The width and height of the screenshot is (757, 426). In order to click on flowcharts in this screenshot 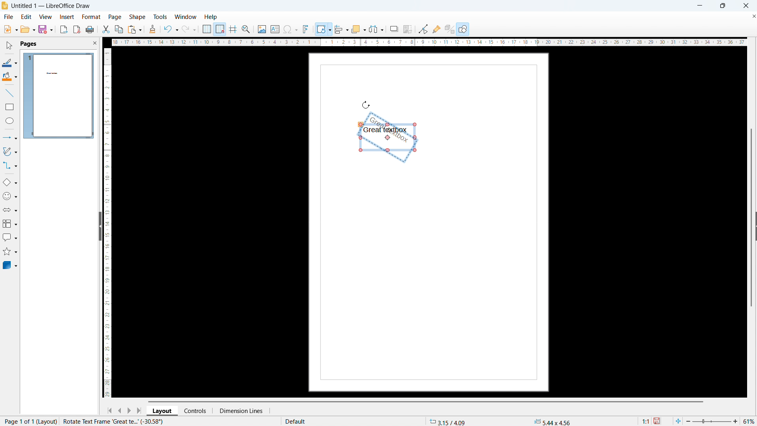, I will do `click(9, 224)`.